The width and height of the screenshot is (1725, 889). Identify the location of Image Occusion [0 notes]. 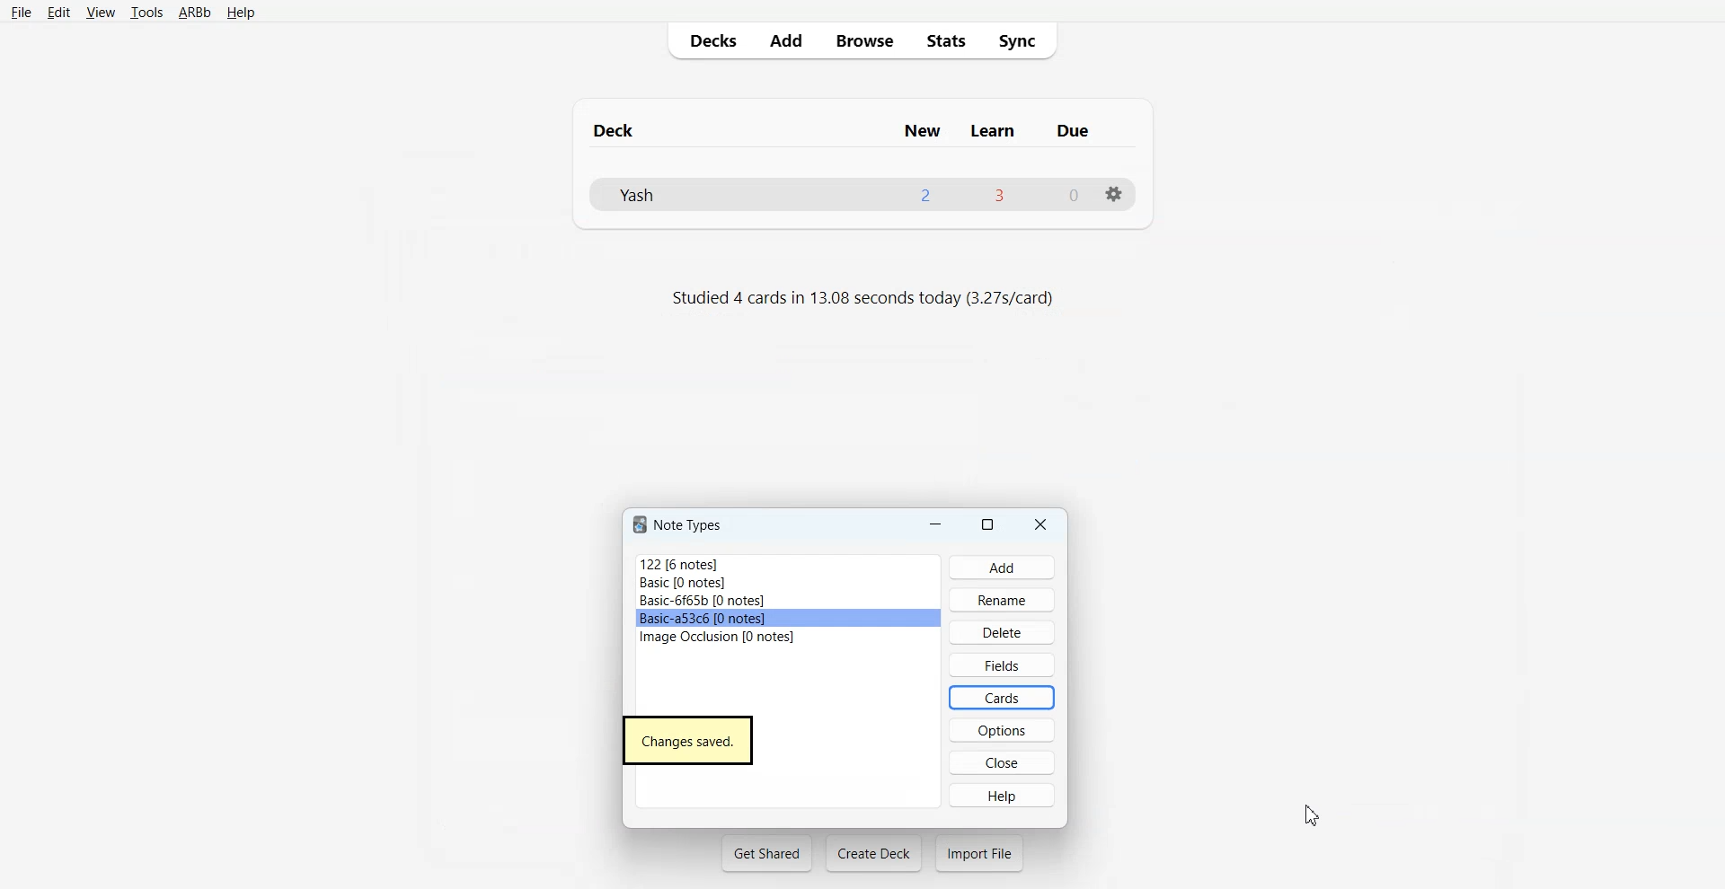
(789, 637).